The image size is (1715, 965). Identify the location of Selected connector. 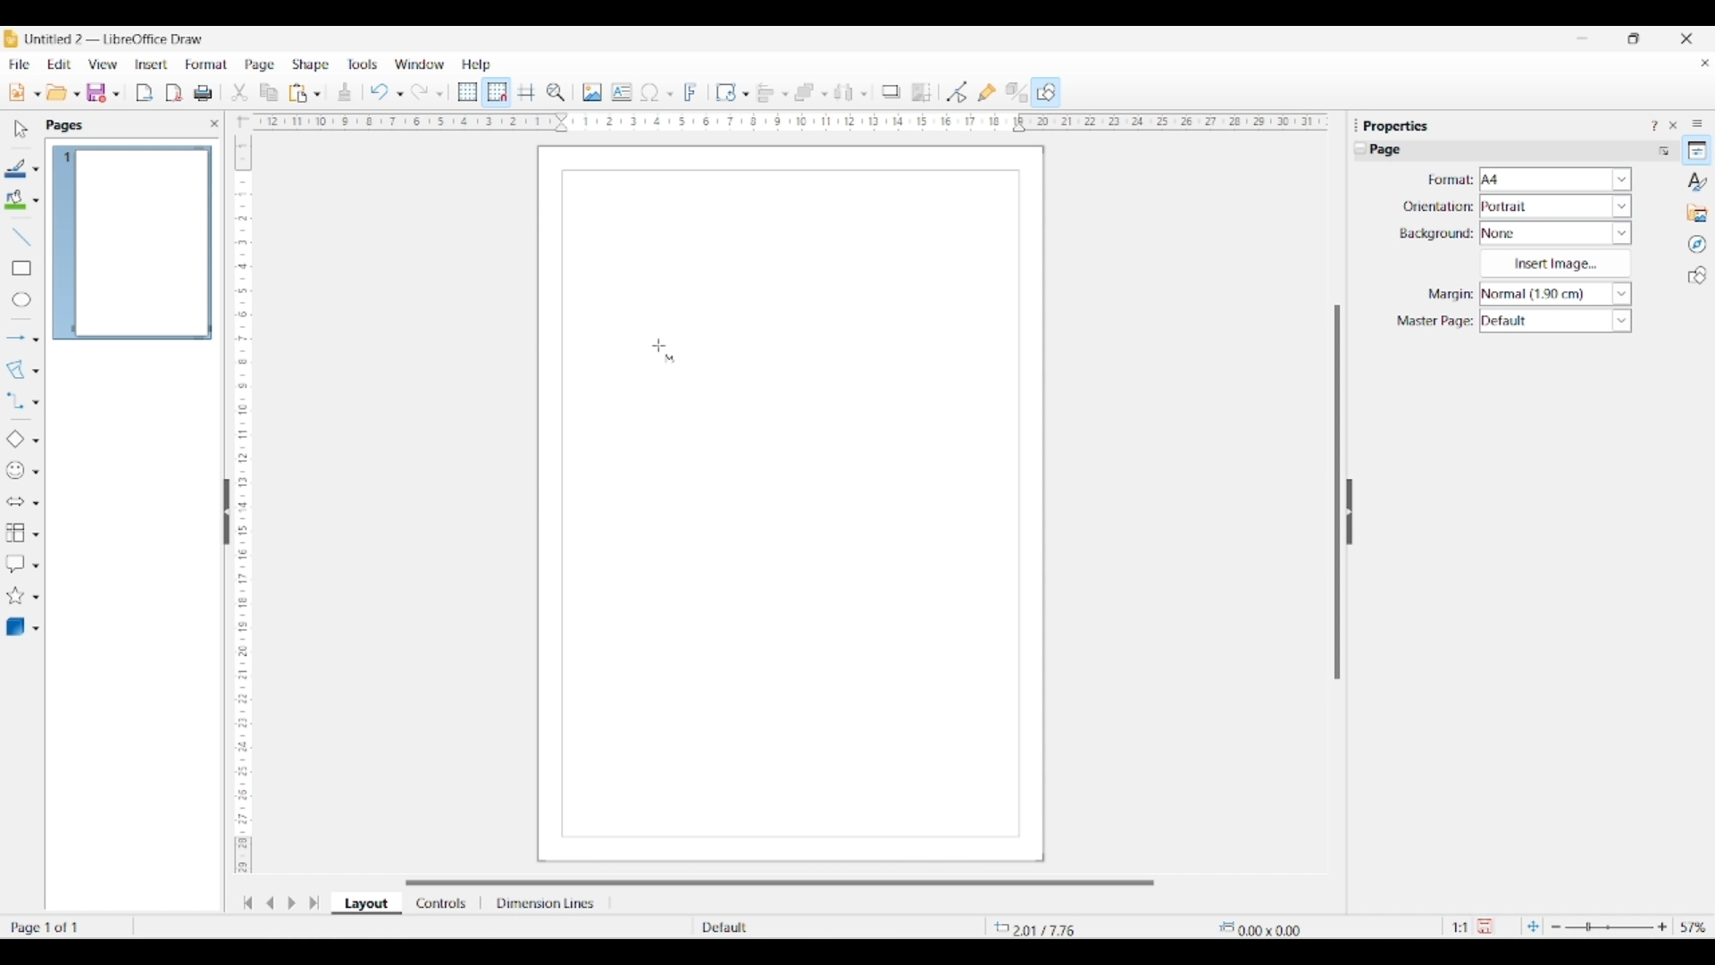
(14, 399).